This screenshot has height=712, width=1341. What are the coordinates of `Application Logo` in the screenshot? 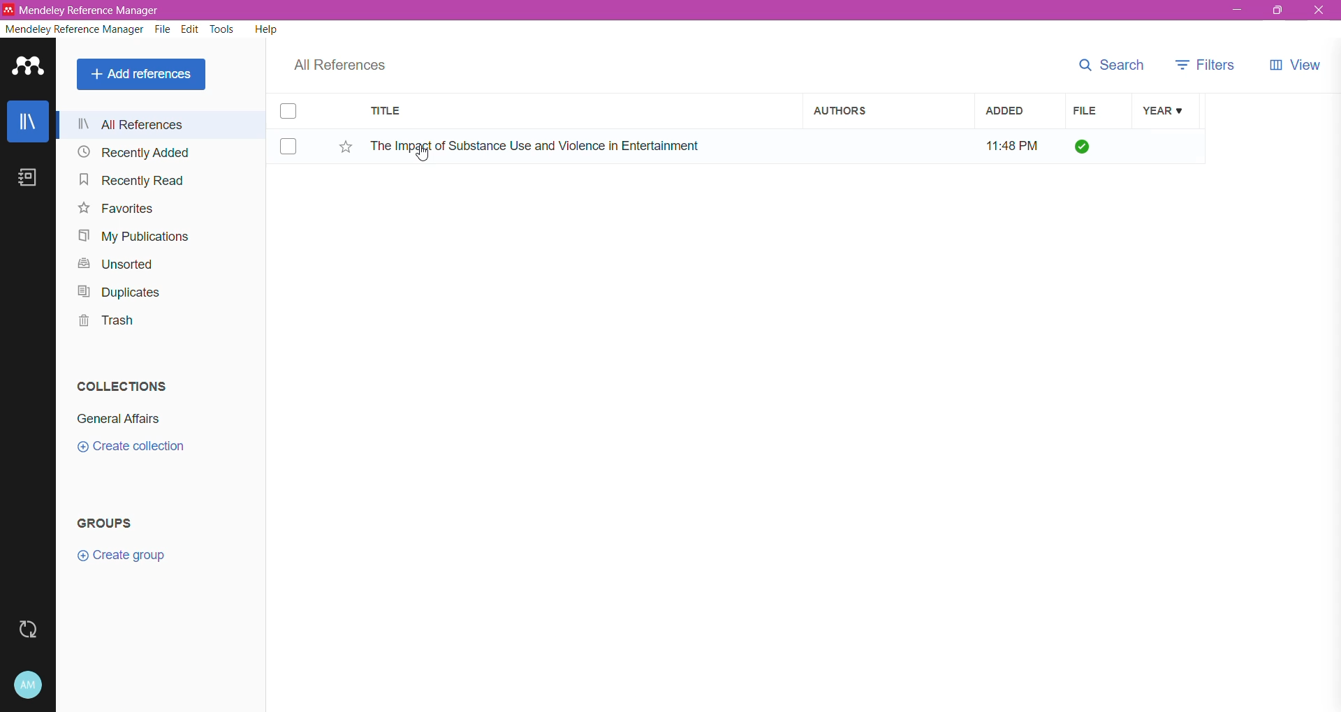 It's located at (29, 64).